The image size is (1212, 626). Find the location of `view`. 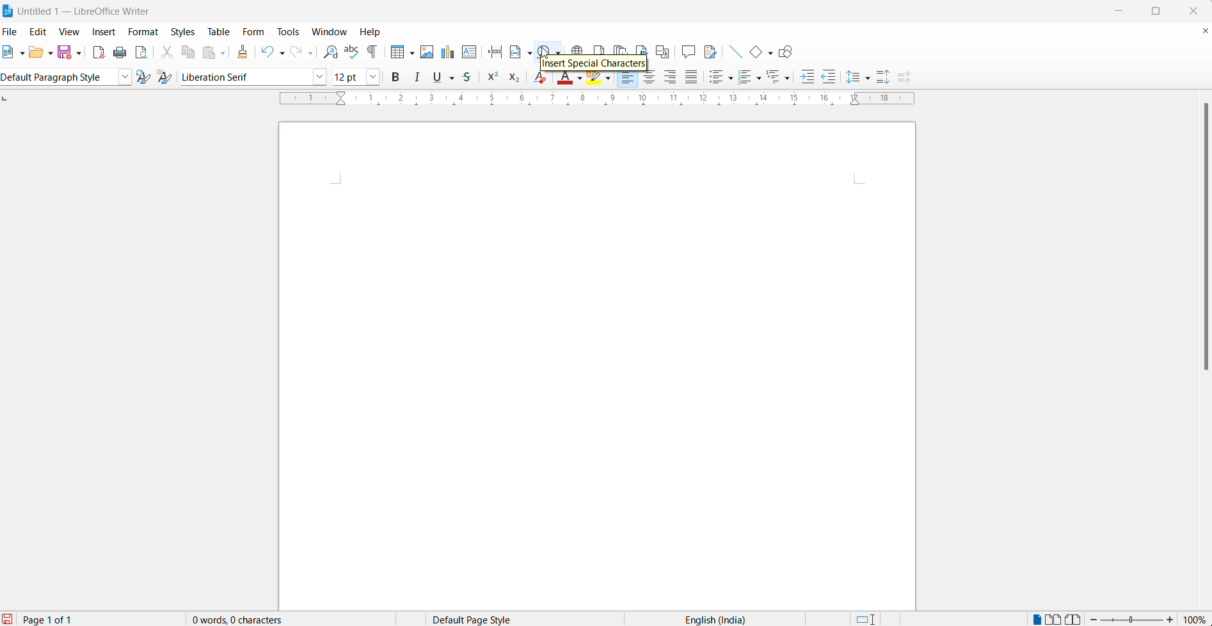

view is located at coordinates (72, 32).